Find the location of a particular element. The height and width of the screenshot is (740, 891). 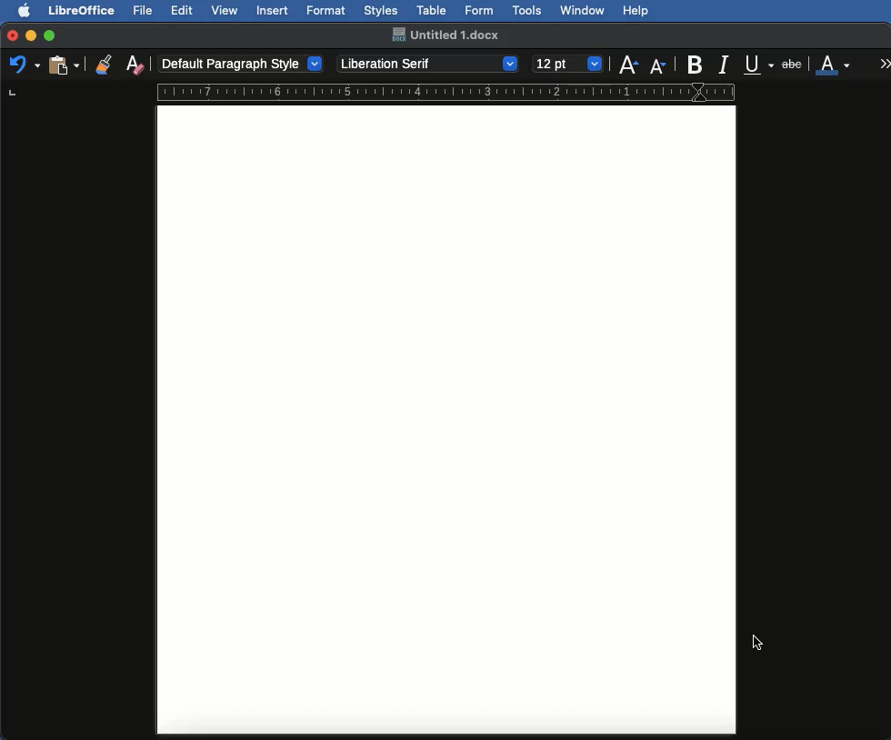

Name is located at coordinates (445, 35).